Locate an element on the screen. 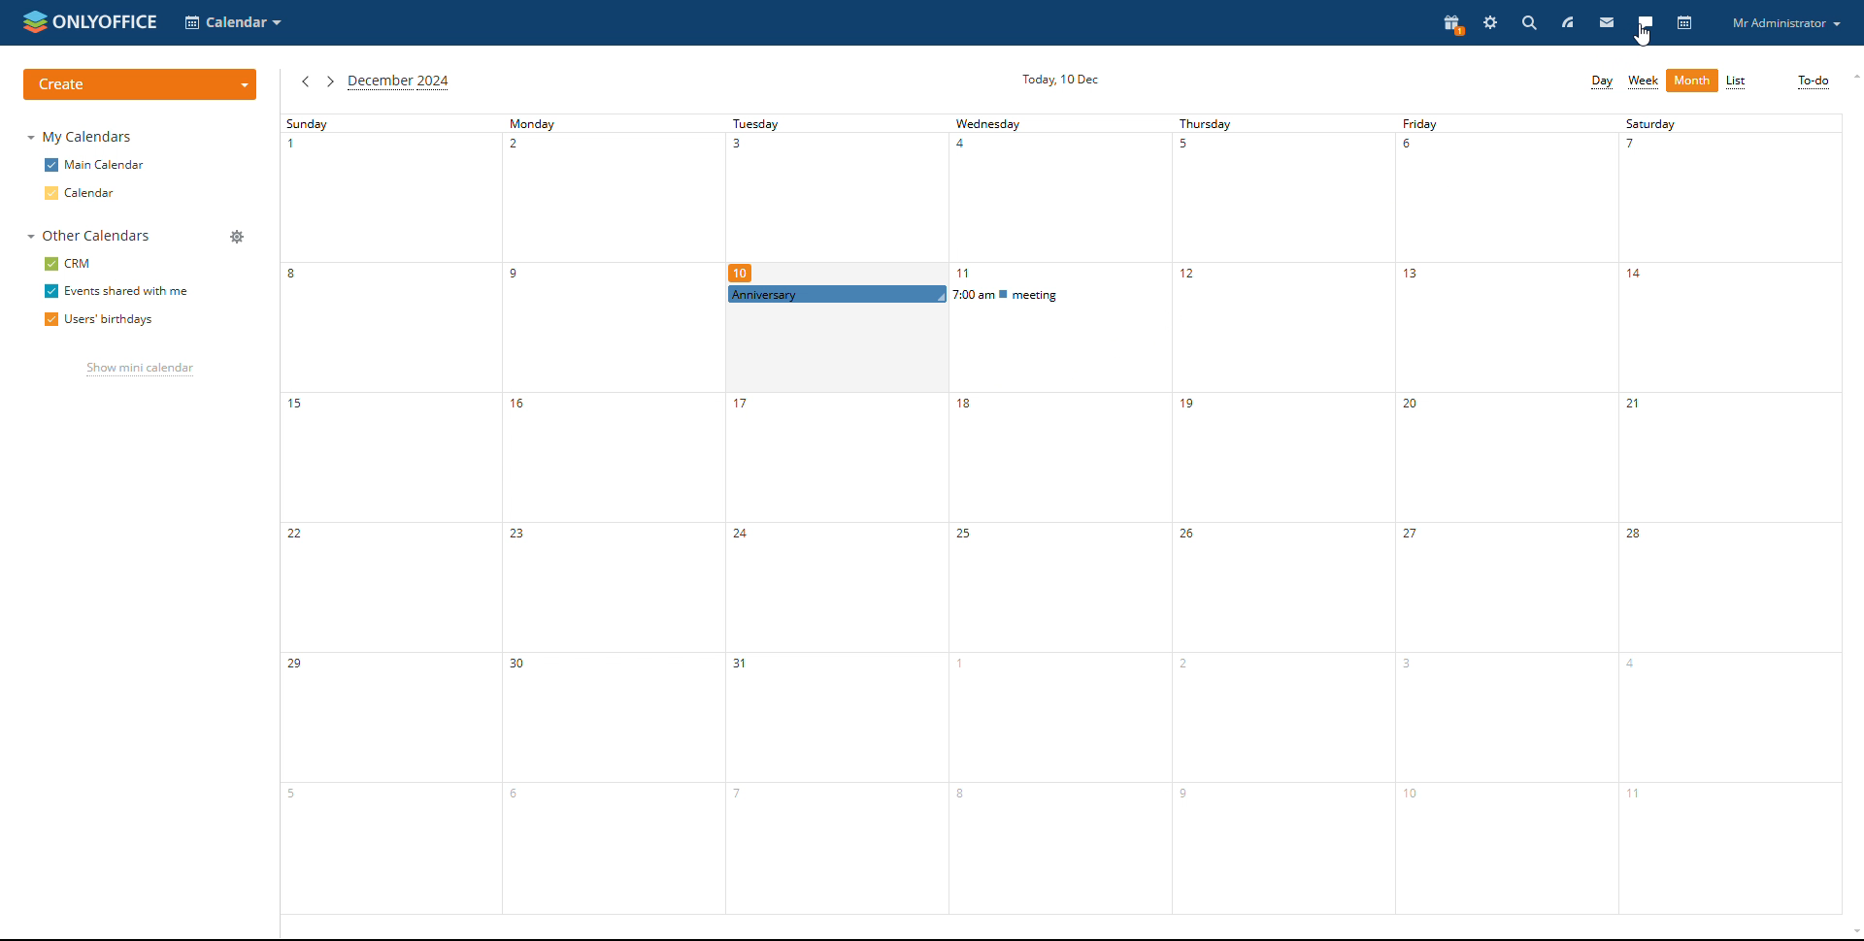  day view is located at coordinates (1602, 82).